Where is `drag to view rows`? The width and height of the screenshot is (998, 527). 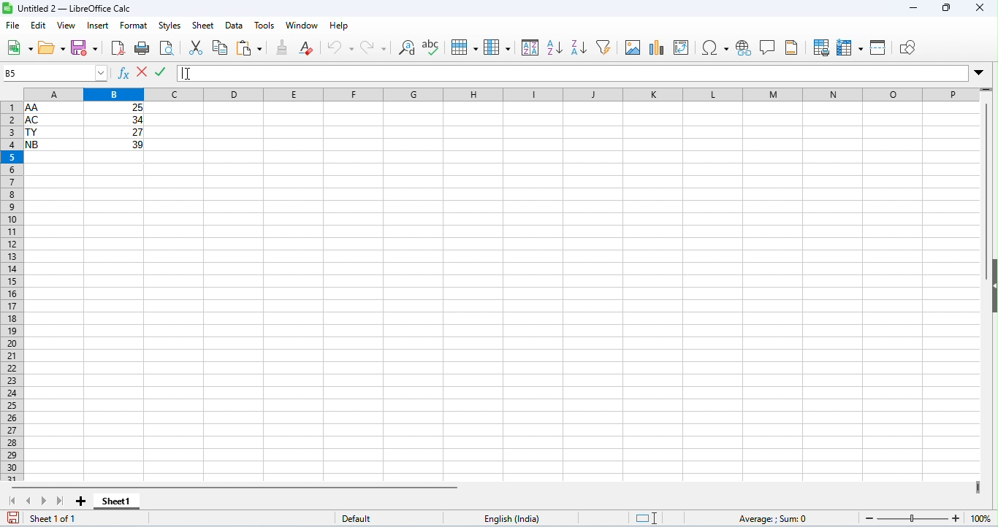 drag to view rows is located at coordinates (986, 90).